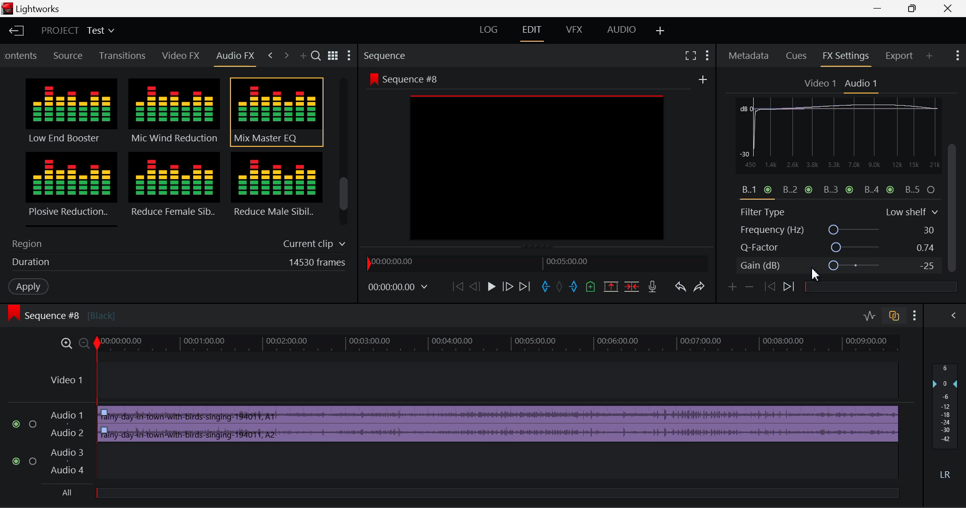 This screenshot has width=966, height=508. Describe the element at coordinates (344, 154) in the screenshot. I see `Scroll Bar` at that location.